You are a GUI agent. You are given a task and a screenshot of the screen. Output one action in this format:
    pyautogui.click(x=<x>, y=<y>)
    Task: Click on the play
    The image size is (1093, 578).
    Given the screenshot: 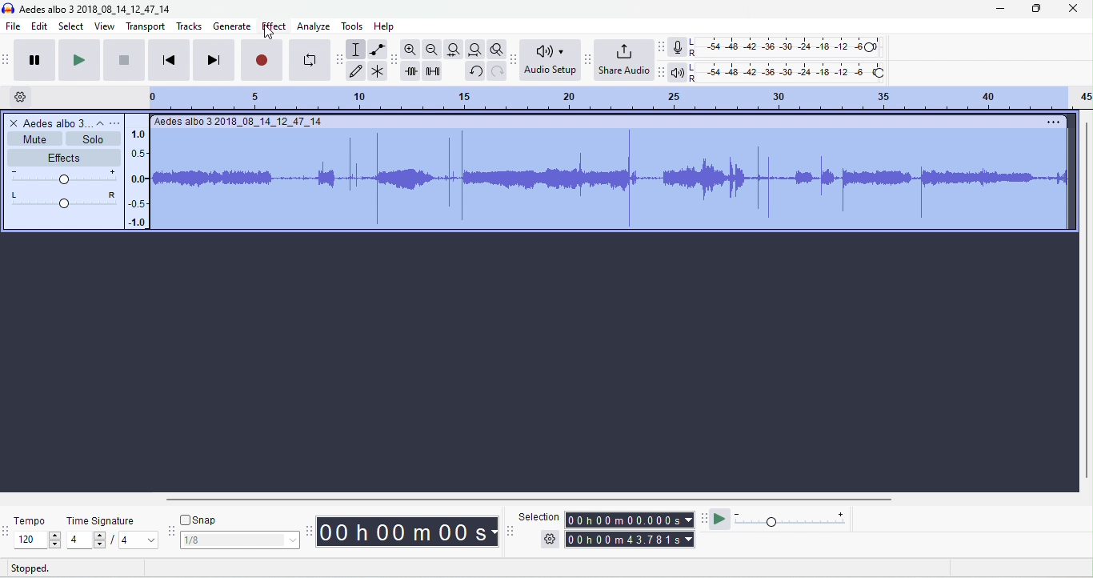 What is the action you would take?
    pyautogui.click(x=78, y=58)
    